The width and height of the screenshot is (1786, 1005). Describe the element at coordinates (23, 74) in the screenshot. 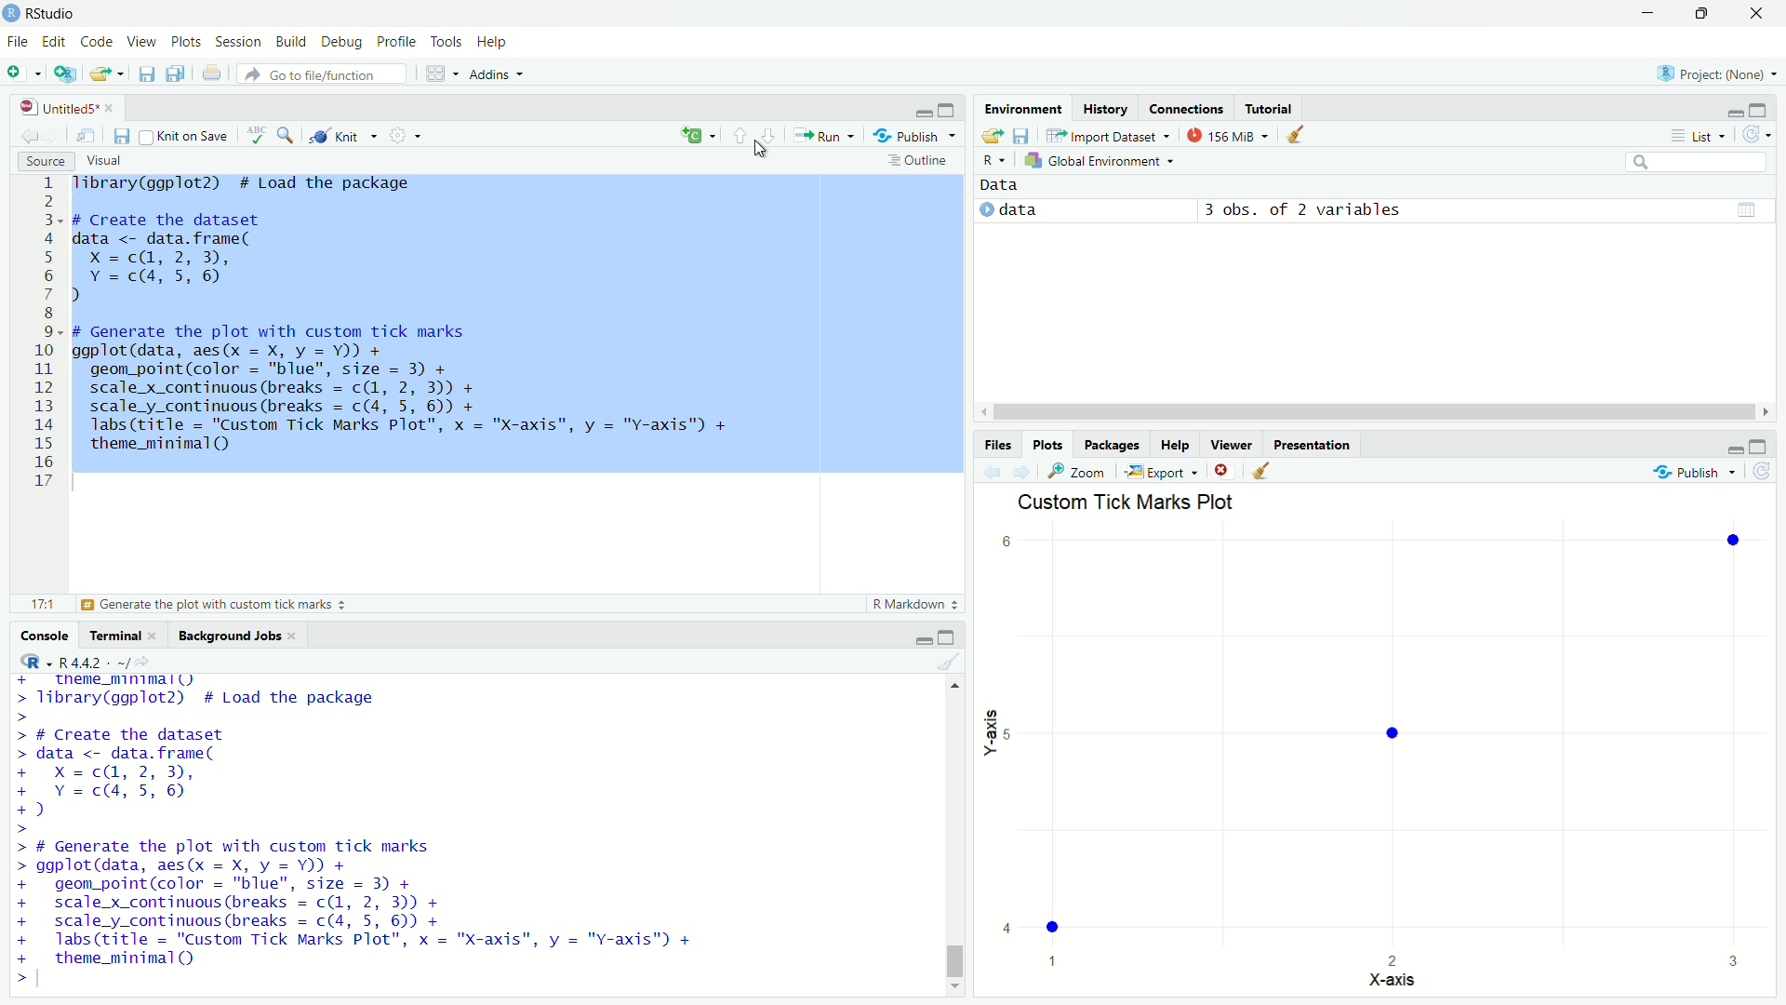

I see `new file` at that location.